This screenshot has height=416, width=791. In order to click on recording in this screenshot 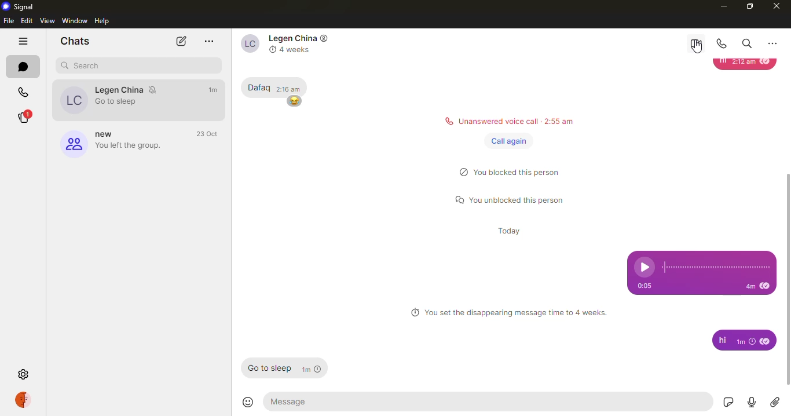, I will do `click(719, 267)`.